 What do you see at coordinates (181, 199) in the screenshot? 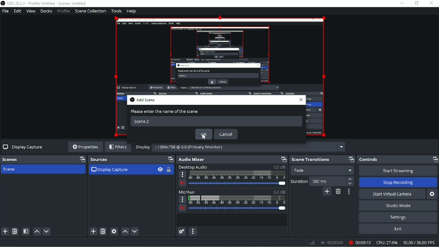
I see `More Options` at bounding box center [181, 199].